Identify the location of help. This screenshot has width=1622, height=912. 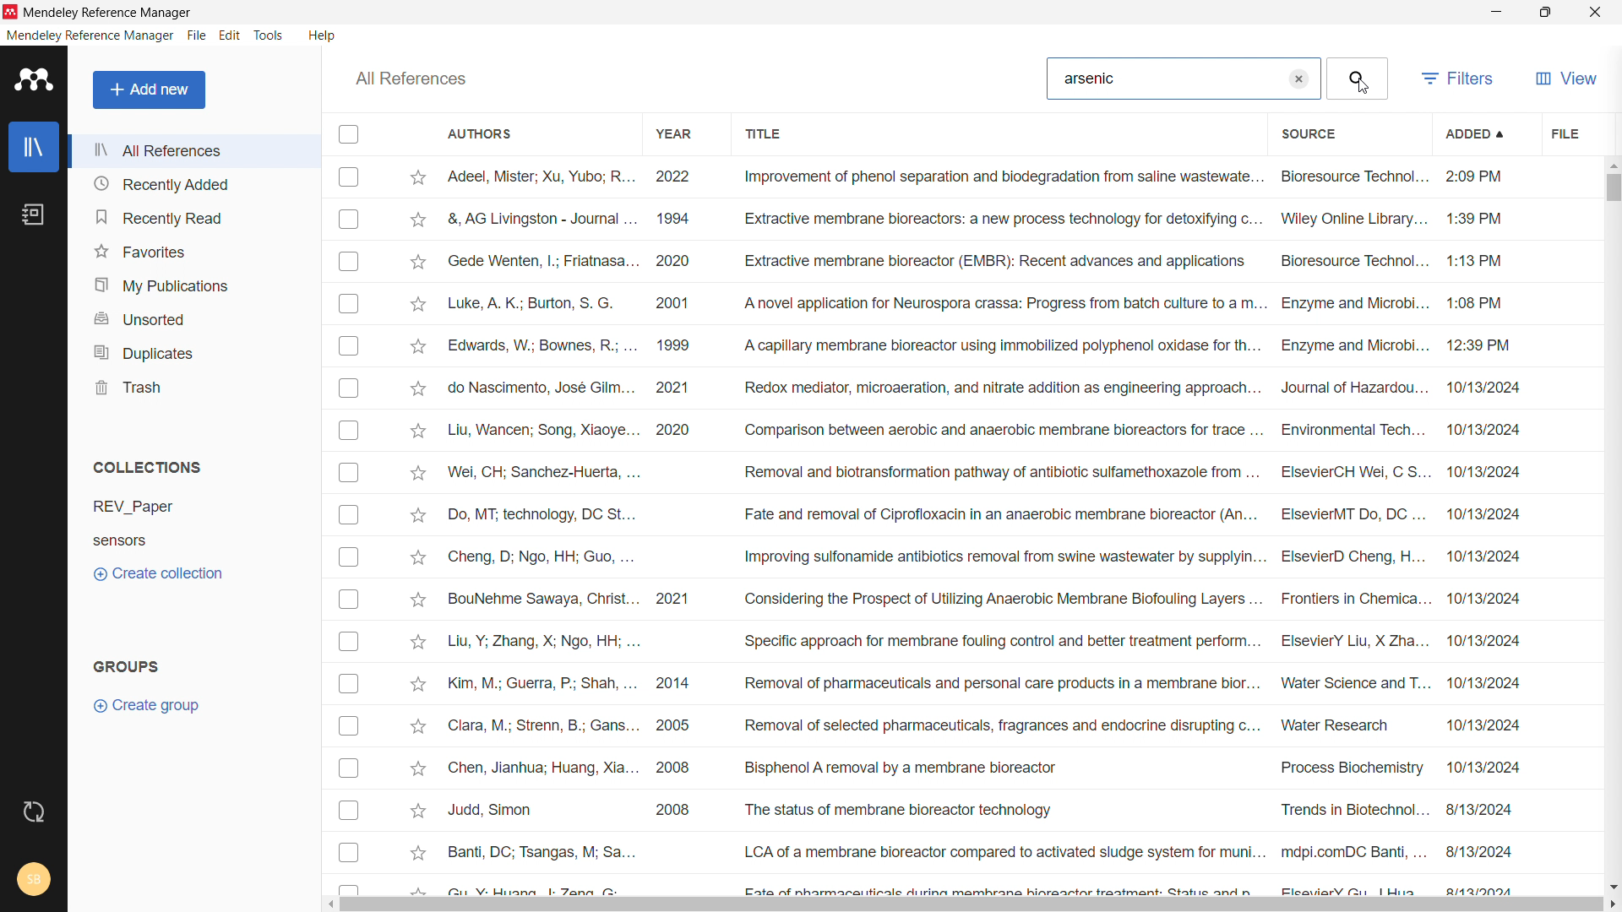
(323, 36).